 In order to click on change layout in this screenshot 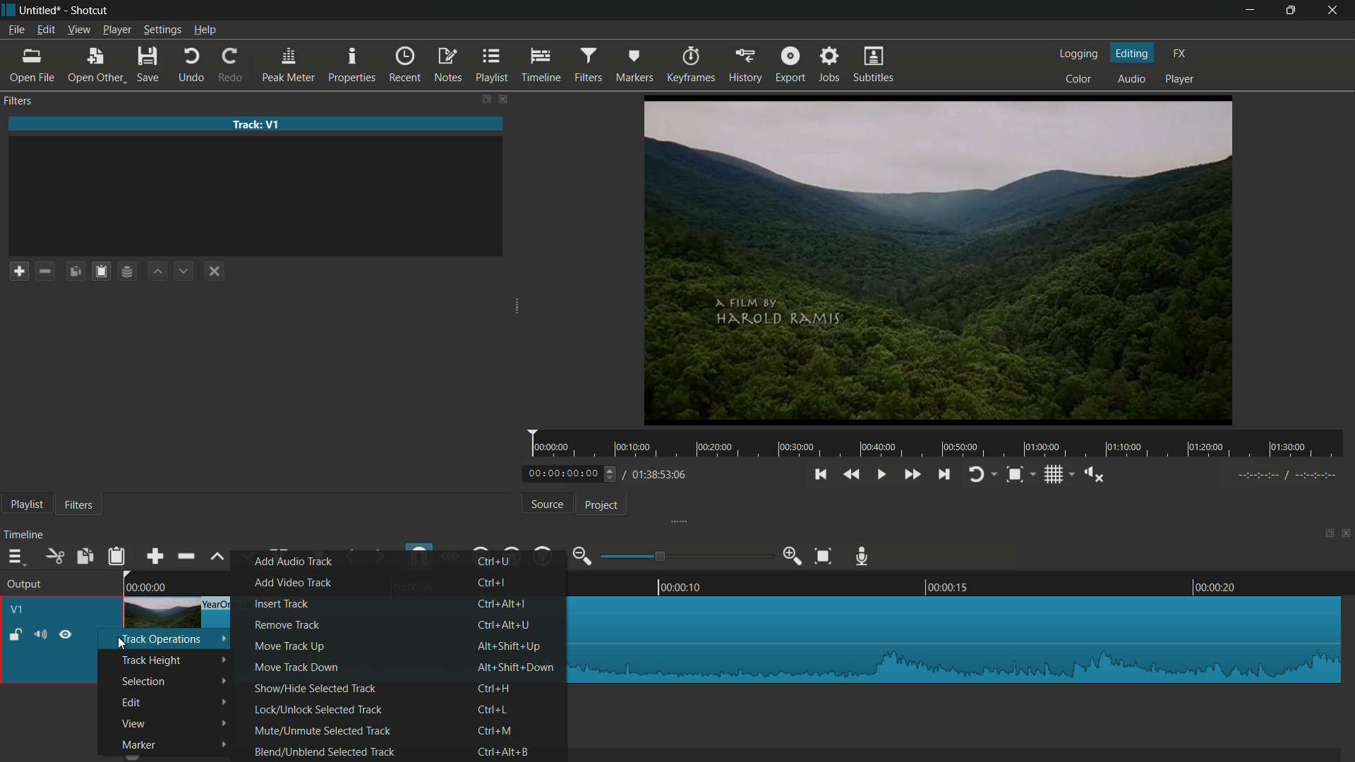, I will do `click(1325, 536)`.